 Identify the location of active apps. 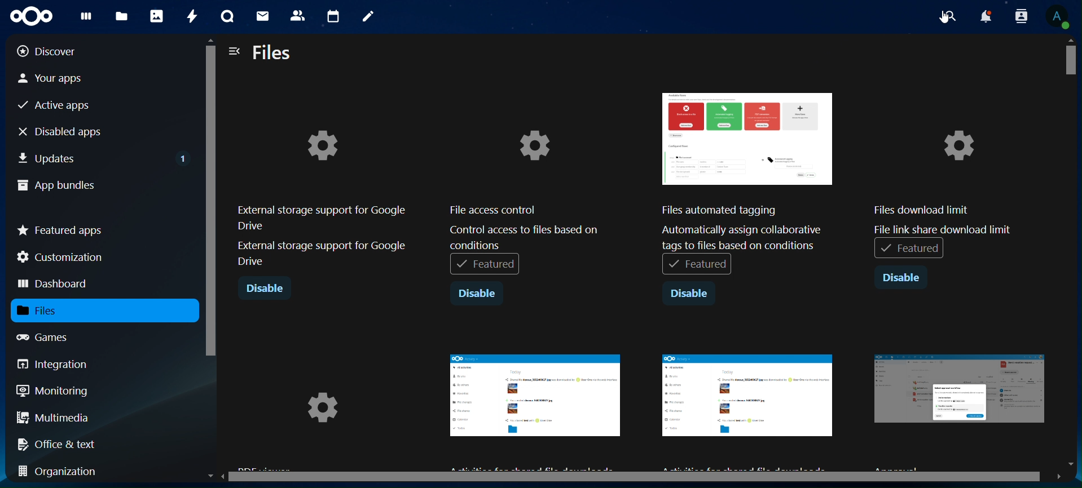
(59, 106).